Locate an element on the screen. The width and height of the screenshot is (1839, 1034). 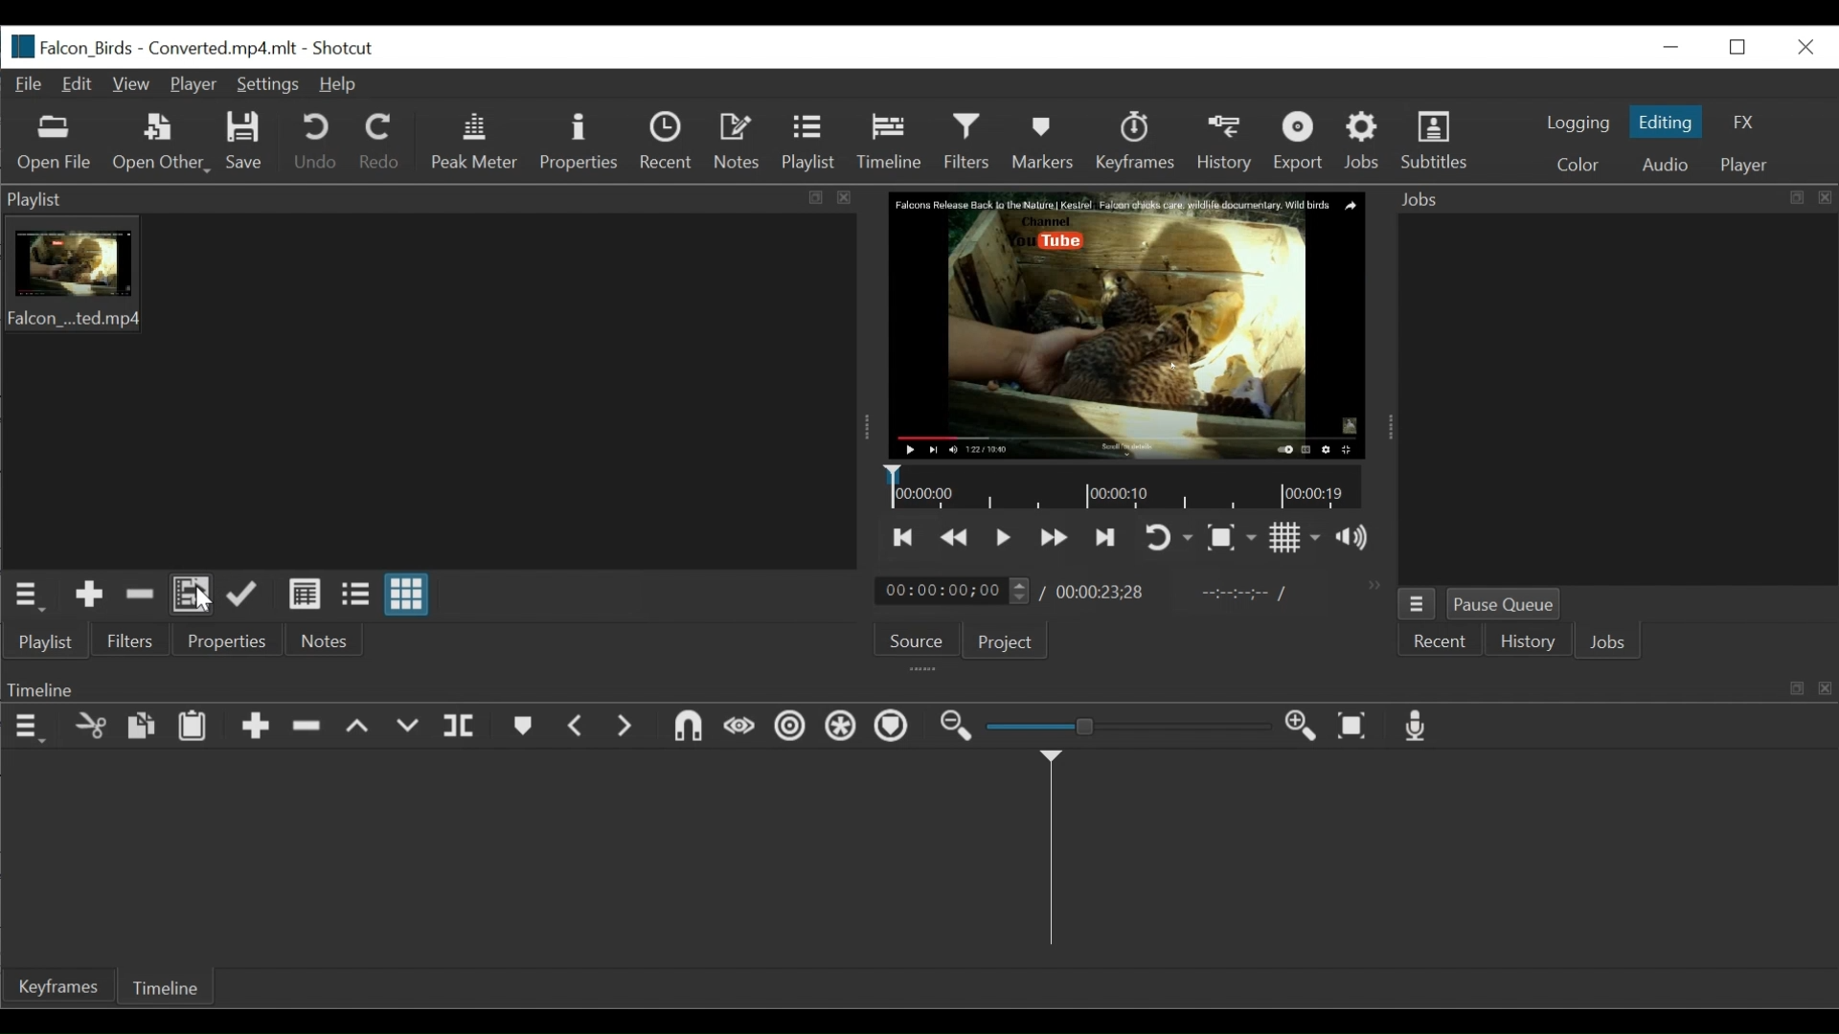
View is located at coordinates (134, 84).